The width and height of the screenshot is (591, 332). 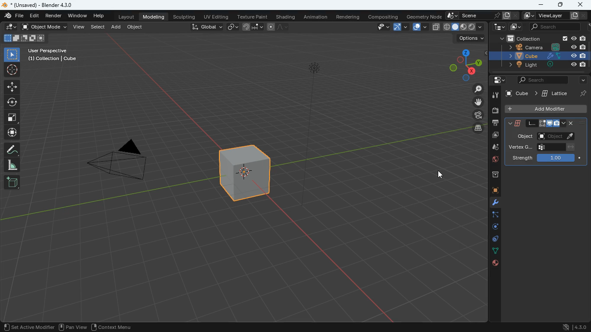 What do you see at coordinates (24, 38) in the screenshot?
I see `image size` at bounding box center [24, 38].